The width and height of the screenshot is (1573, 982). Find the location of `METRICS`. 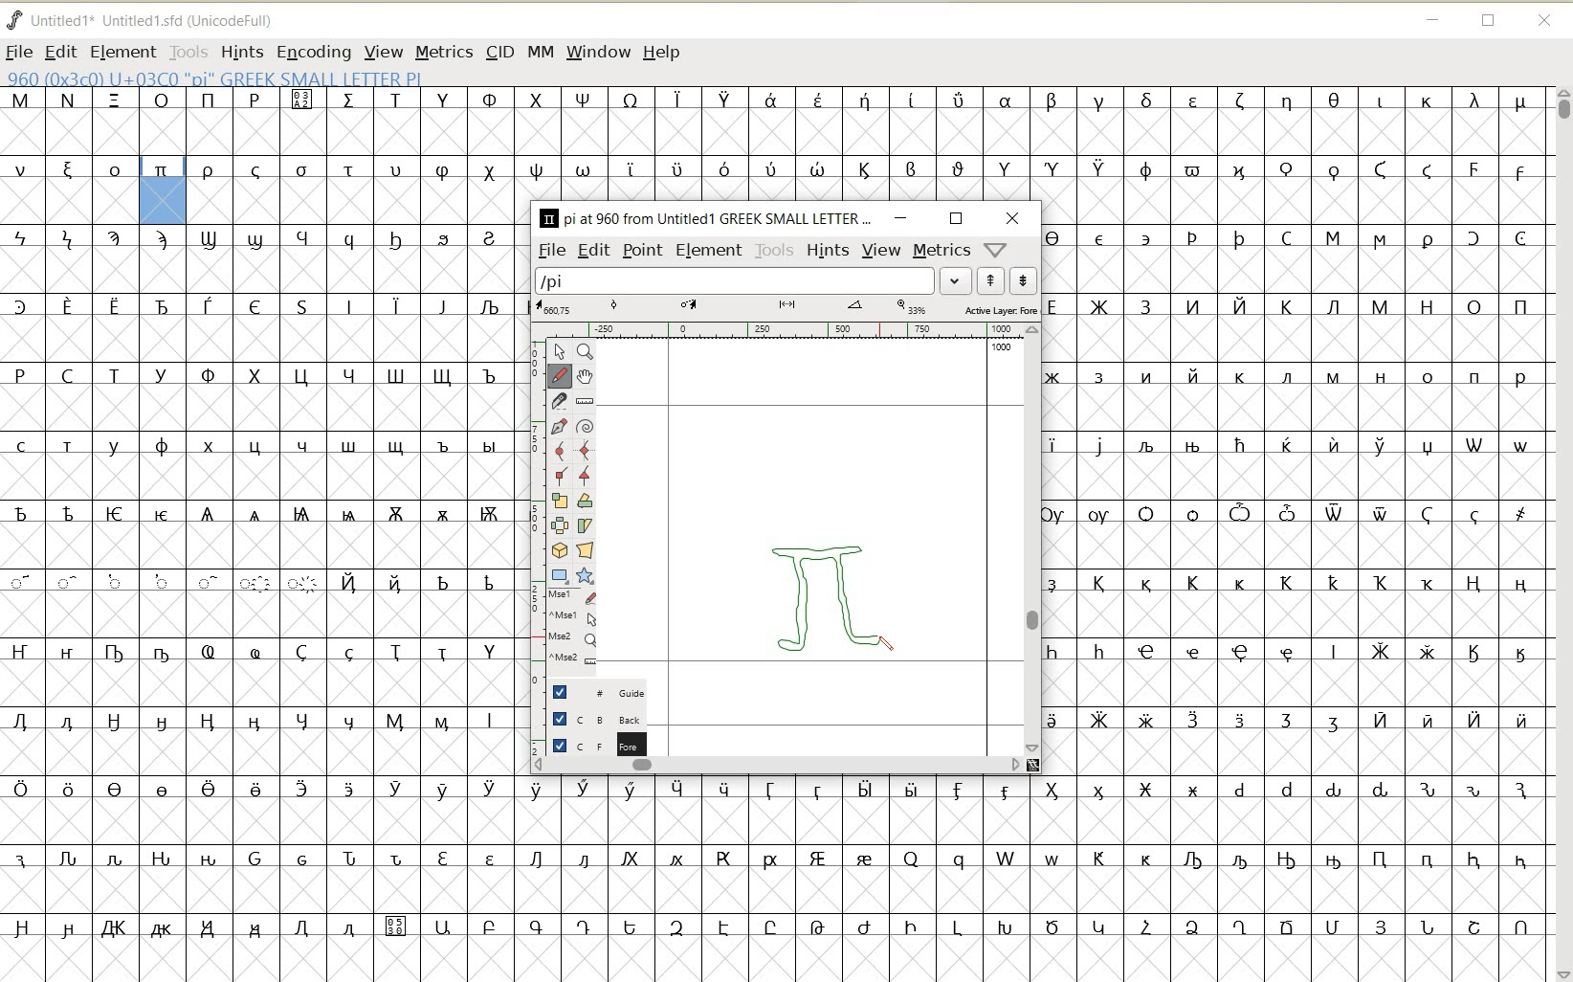

METRICS is located at coordinates (444, 51).